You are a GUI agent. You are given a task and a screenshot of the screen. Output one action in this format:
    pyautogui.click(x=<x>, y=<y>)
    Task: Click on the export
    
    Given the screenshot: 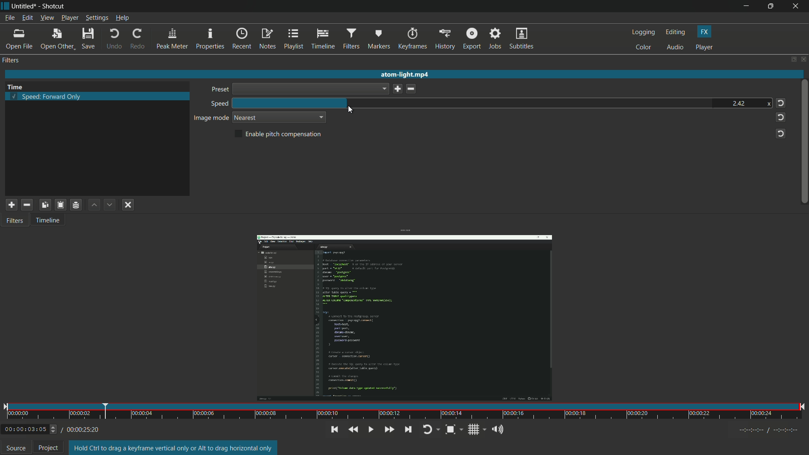 What is the action you would take?
    pyautogui.click(x=472, y=39)
    